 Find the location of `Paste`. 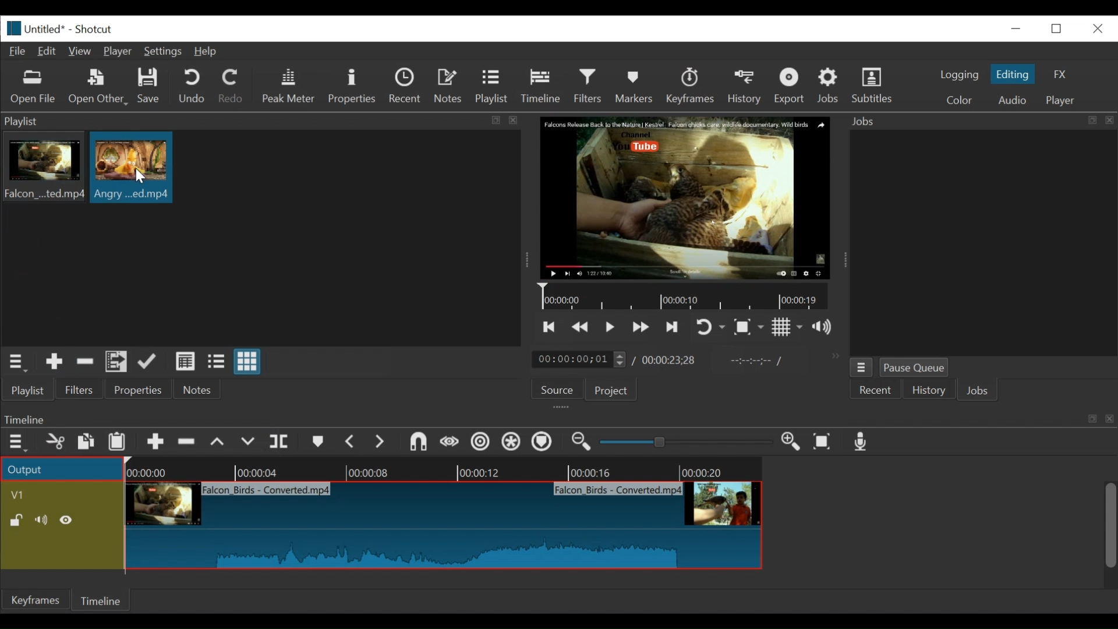

Paste is located at coordinates (121, 443).